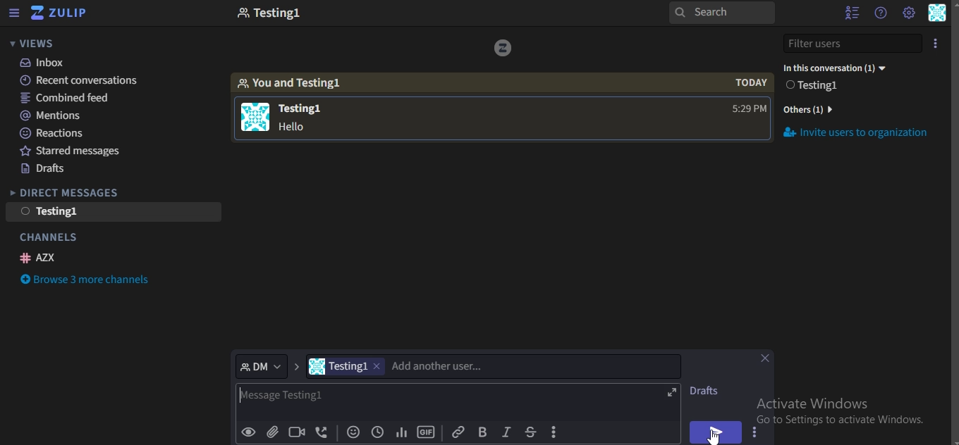  What do you see at coordinates (848, 13) in the screenshot?
I see `hide userlist` at bounding box center [848, 13].